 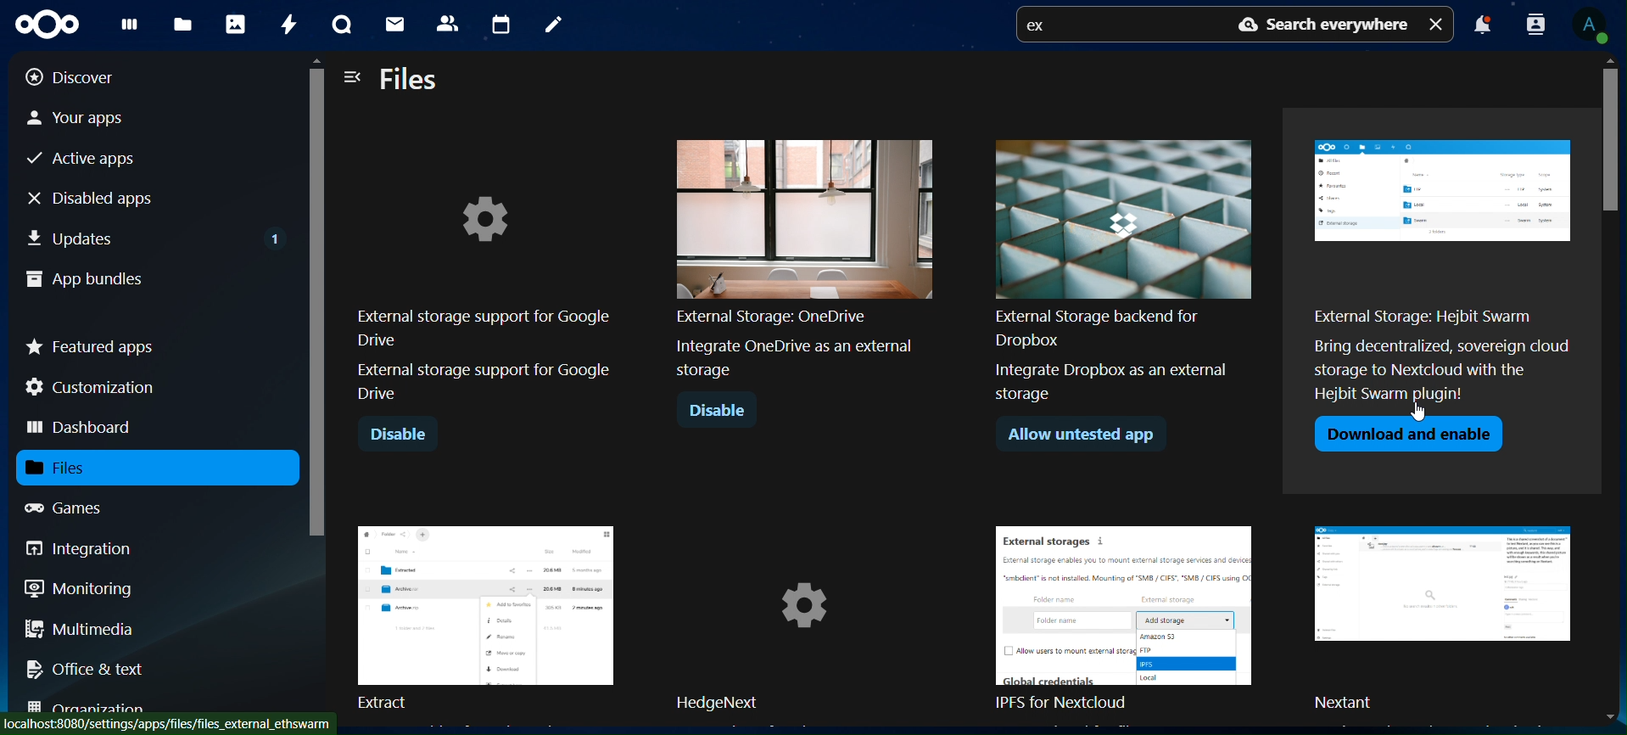 What do you see at coordinates (82, 429) in the screenshot?
I see `dashboard` at bounding box center [82, 429].